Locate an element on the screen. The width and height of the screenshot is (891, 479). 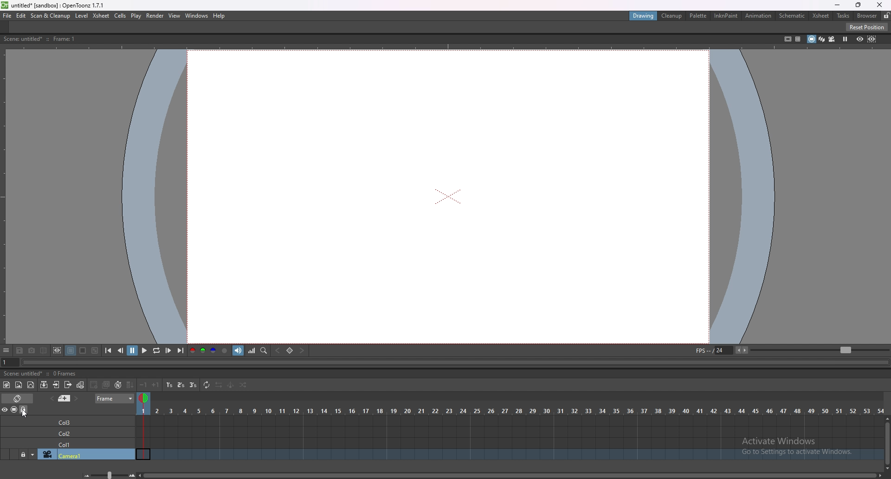
reframe on 1s is located at coordinates (169, 385).